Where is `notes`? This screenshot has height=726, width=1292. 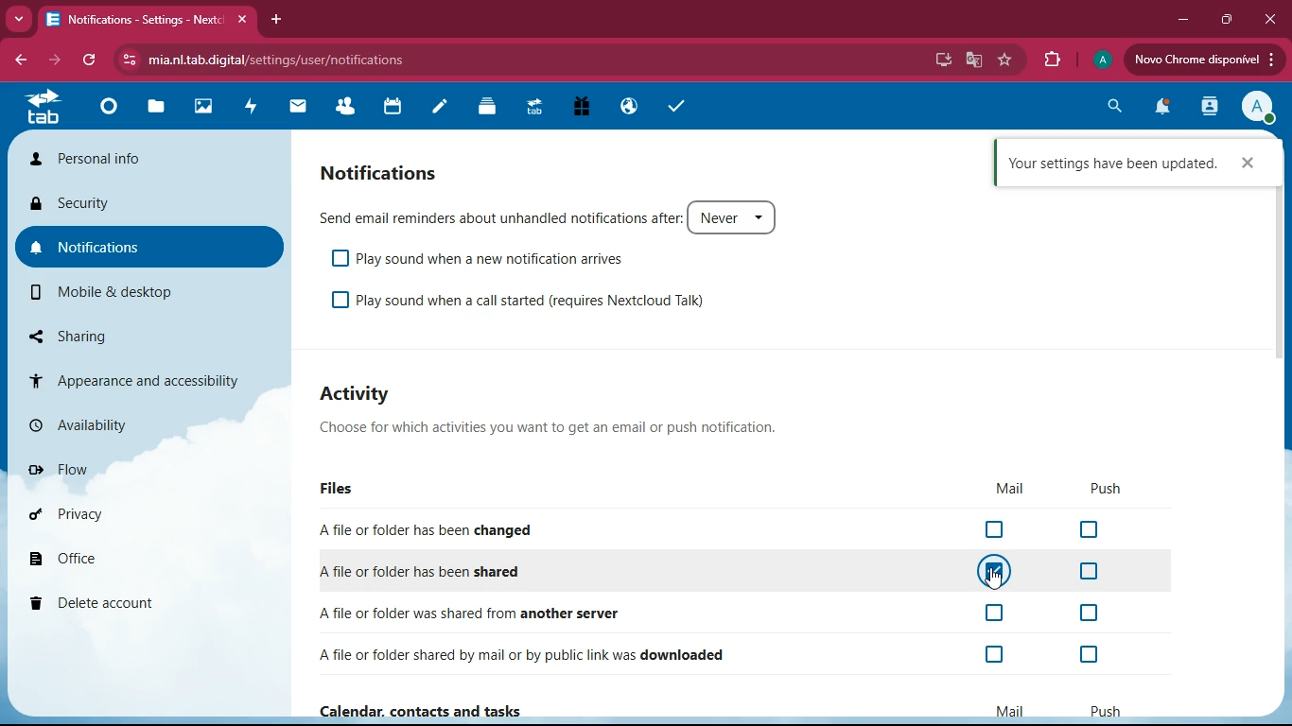
notes is located at coordinates (434, 109).